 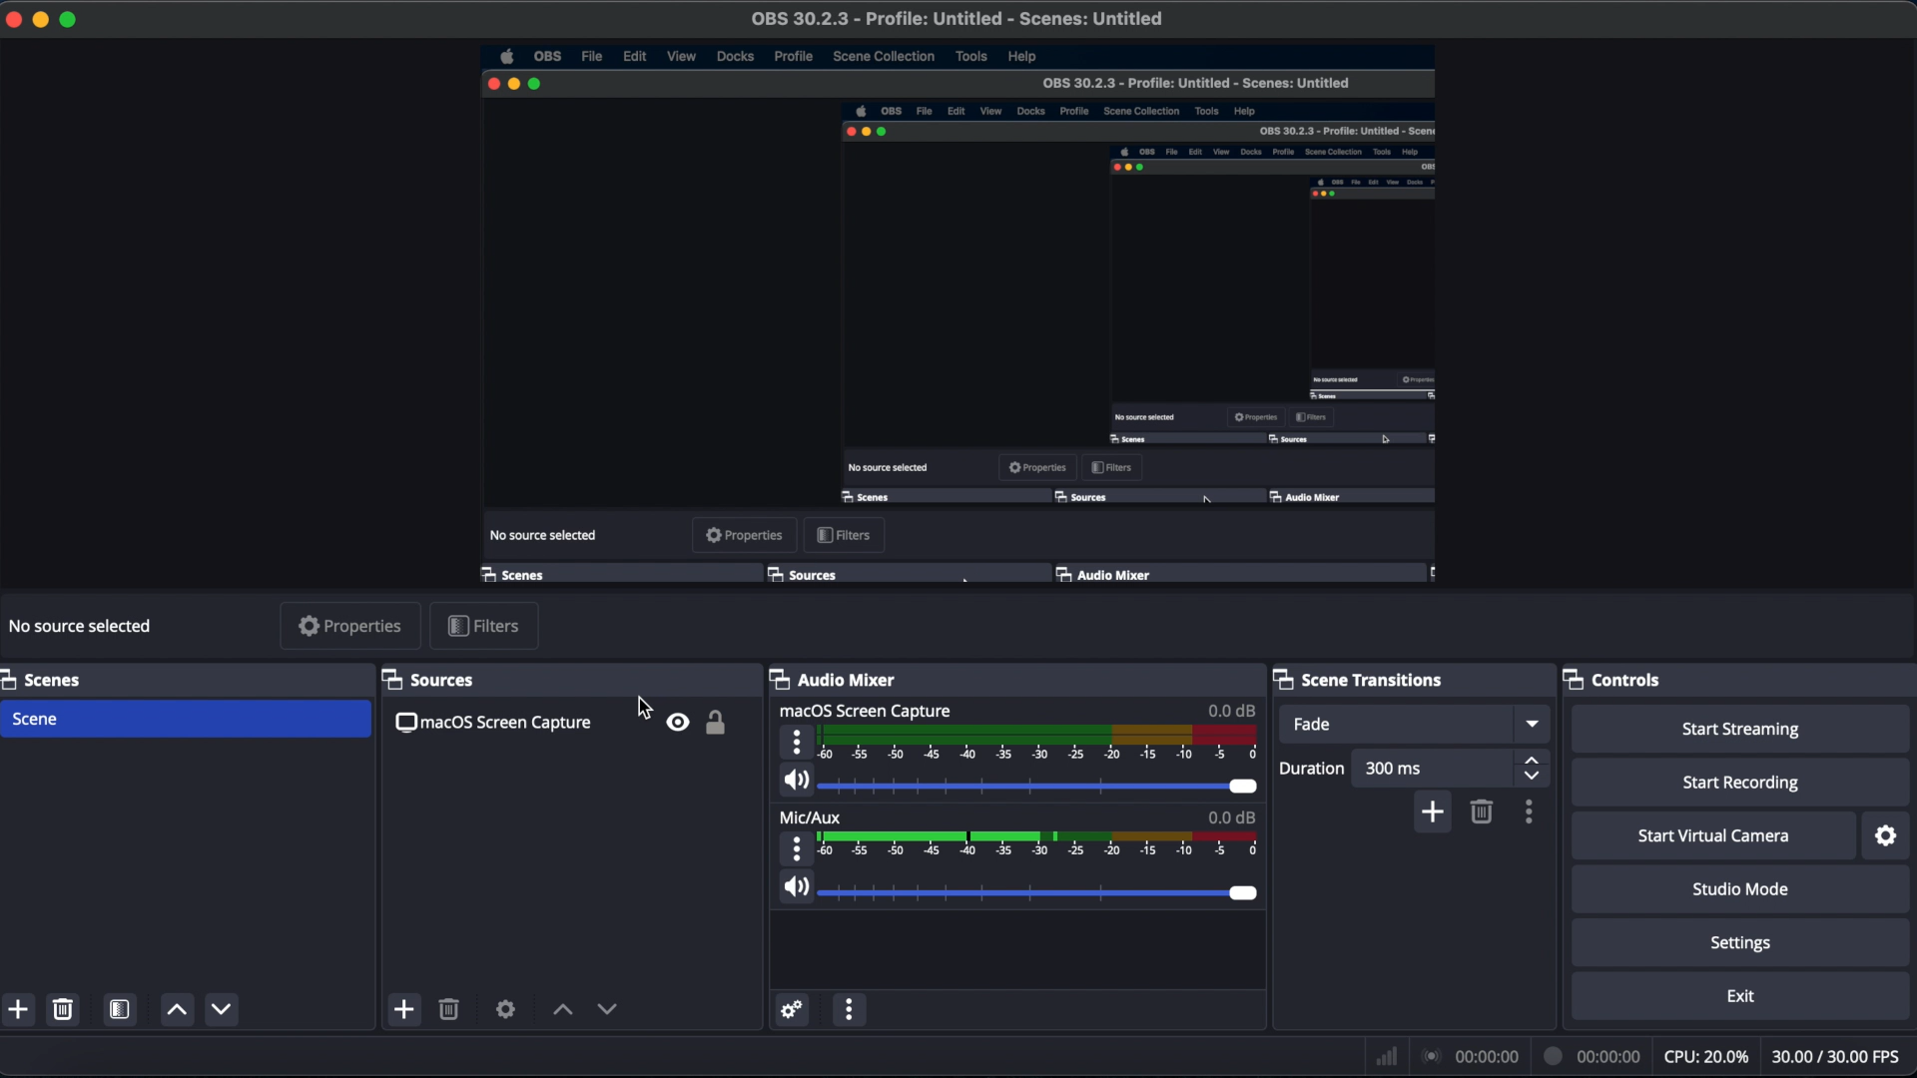 I want to click on volume slider handle, so click(x=1243, y=788).